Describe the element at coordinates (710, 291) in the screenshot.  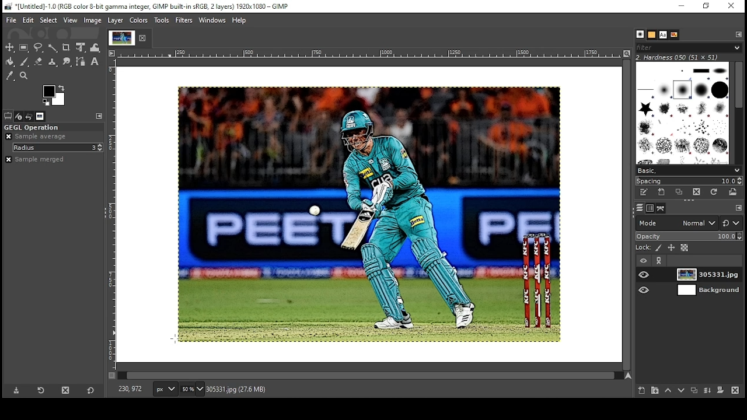
I see `layer 2` at that location.